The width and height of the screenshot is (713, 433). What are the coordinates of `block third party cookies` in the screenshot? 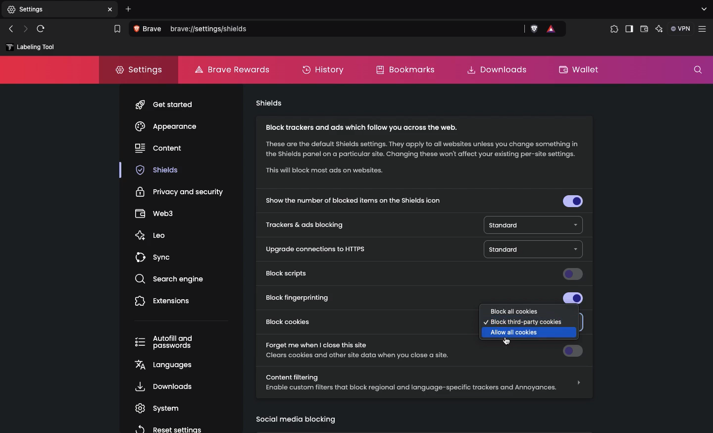 It's located at (526, 323).